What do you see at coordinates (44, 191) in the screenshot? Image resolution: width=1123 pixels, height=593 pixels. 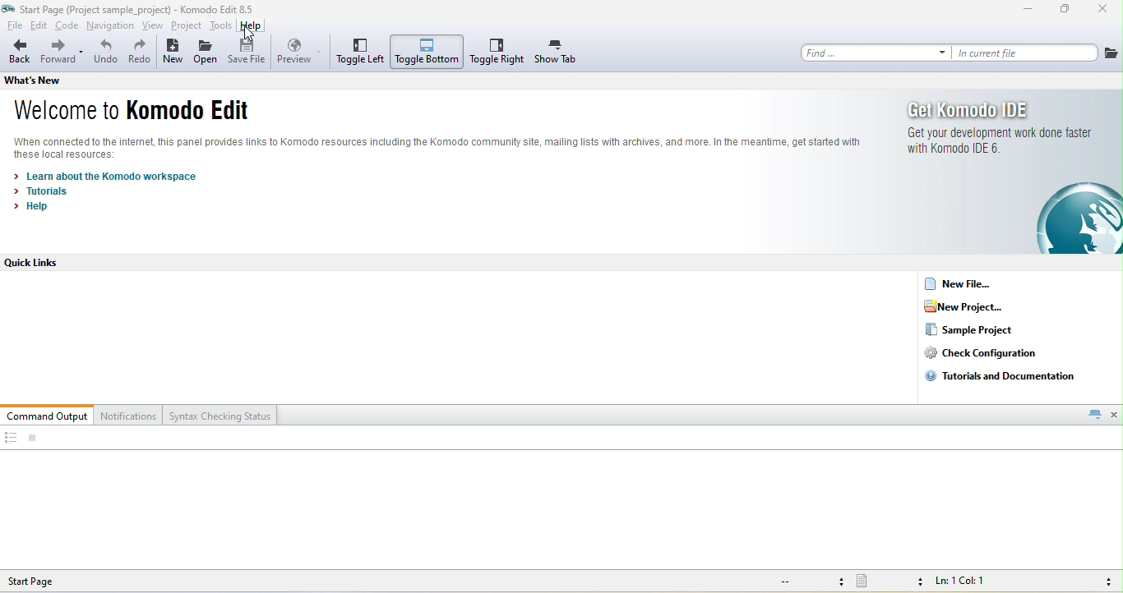 I see `tutorials` at bounding box center [44, 191].